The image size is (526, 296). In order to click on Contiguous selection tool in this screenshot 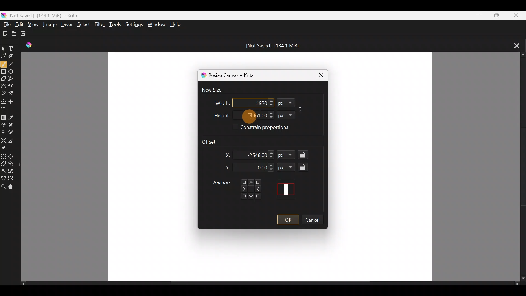, I will do `click(4, 171)`.